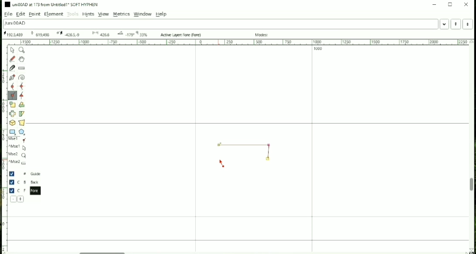 The image size is (476, 254). Describe the element at coordinates (34, 14) in the screenshot. I see `Point` at that location.